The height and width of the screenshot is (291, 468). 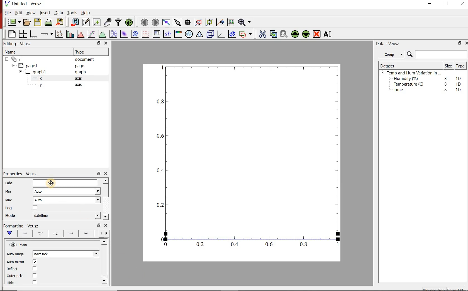 What do you see at coordinates (189, 35) in the screenshot?
I see `polar graph` at bounding box center [189, 35].